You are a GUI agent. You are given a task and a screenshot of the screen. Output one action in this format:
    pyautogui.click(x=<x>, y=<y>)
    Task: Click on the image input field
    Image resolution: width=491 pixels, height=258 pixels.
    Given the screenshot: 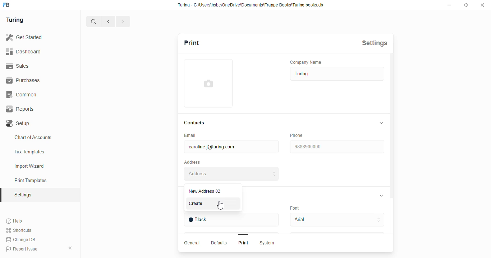 What is the action you would take?
    pyautogui.click(x=208, y=83)
    